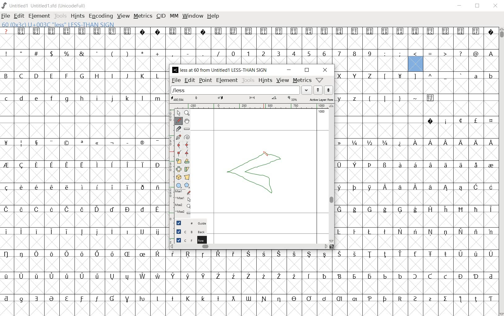 This screenshot has height=316, width=504. What do you see at coordinates (77, 16) in the screenshot?
I see `hints` at bounding box center [77, 16].